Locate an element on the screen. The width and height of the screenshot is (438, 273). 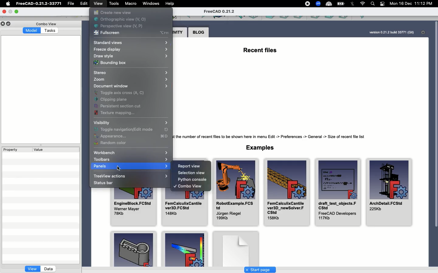
Value is located at coordinates (39, 150).